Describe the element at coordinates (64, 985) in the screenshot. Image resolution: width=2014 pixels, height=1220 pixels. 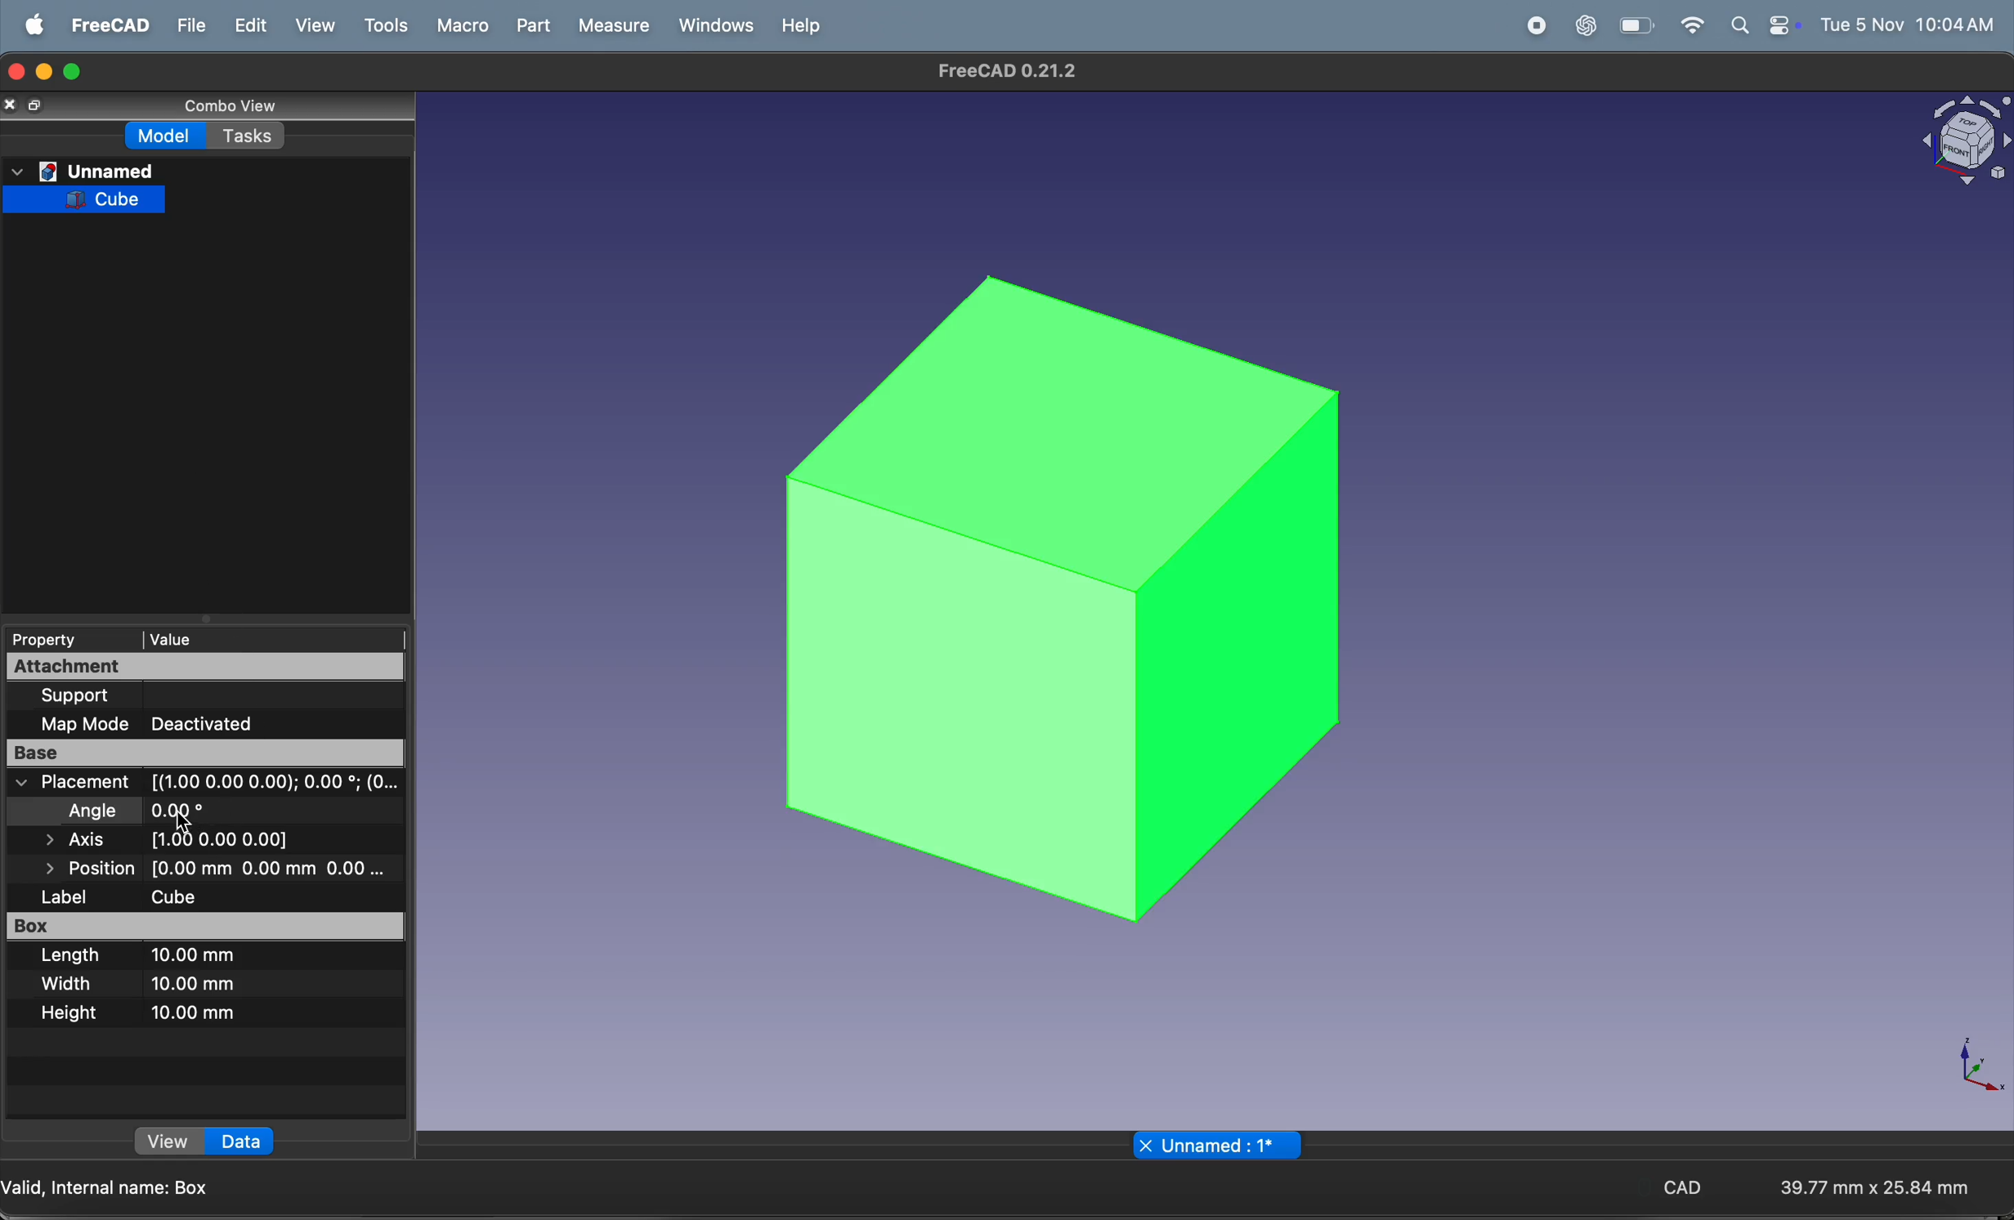
I see `width` at that location.